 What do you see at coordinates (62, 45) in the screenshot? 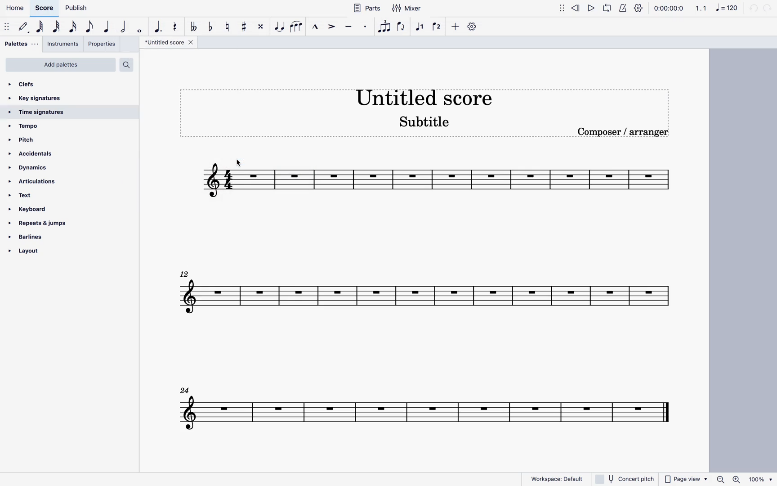
I see `instruments` at bounding box center [62, 45].